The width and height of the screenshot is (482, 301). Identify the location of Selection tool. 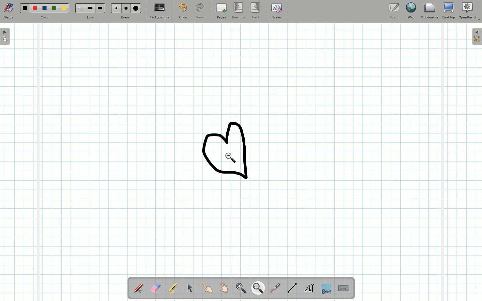
(325, 289).